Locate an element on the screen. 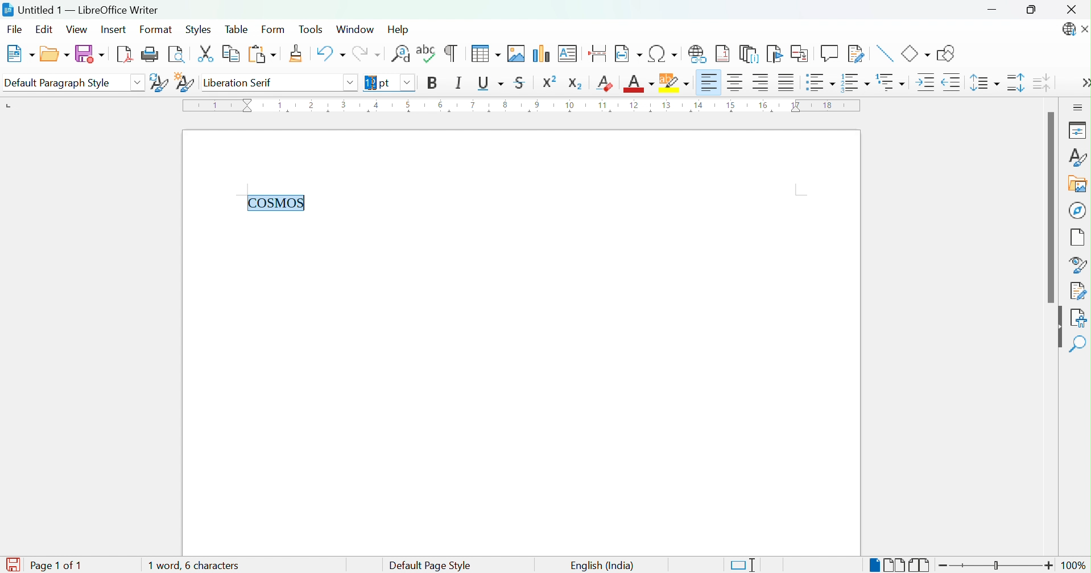 Image resolution: width=1091 pixels, height=573 pixels. Increase Paragraph Spacing is located at coordinates (1016, 84).